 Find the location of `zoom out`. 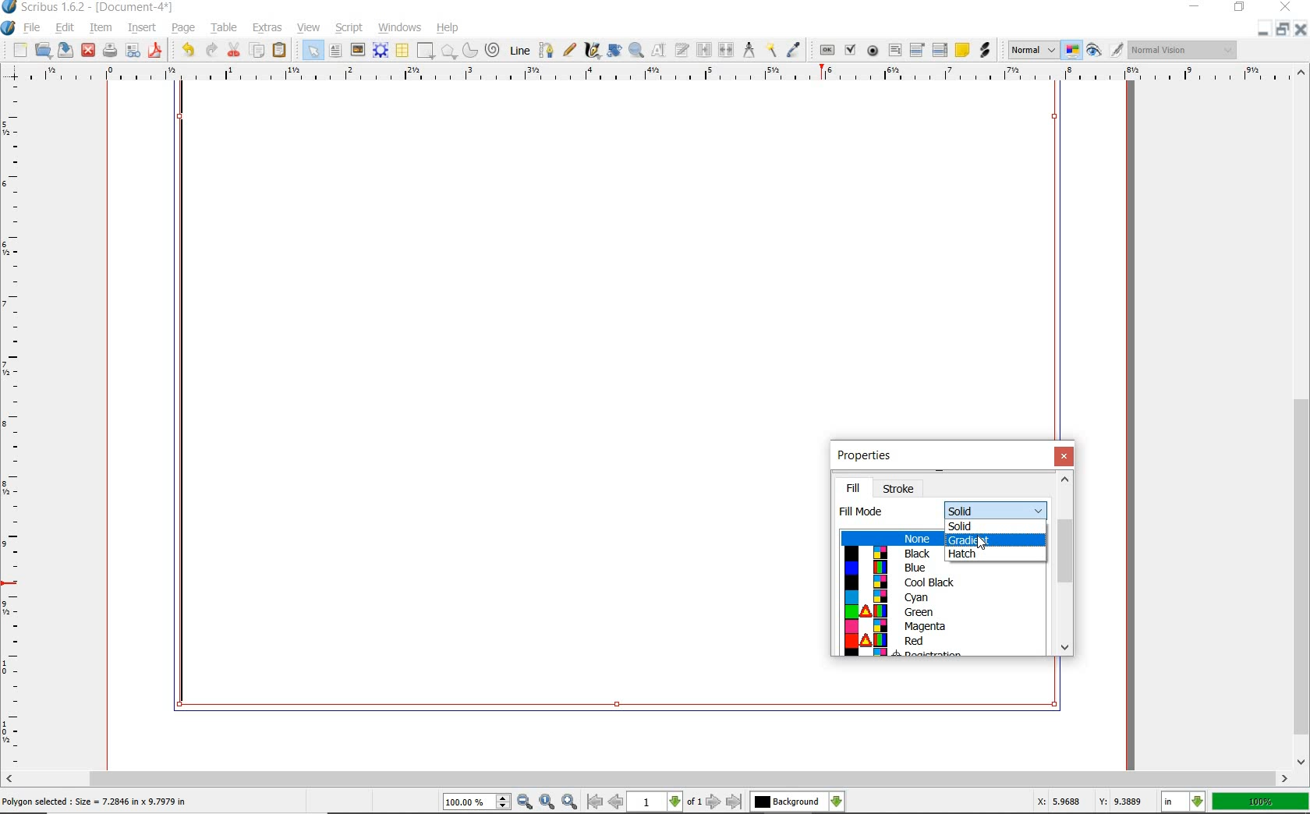

zoom out is located at coordinates (526, 802).